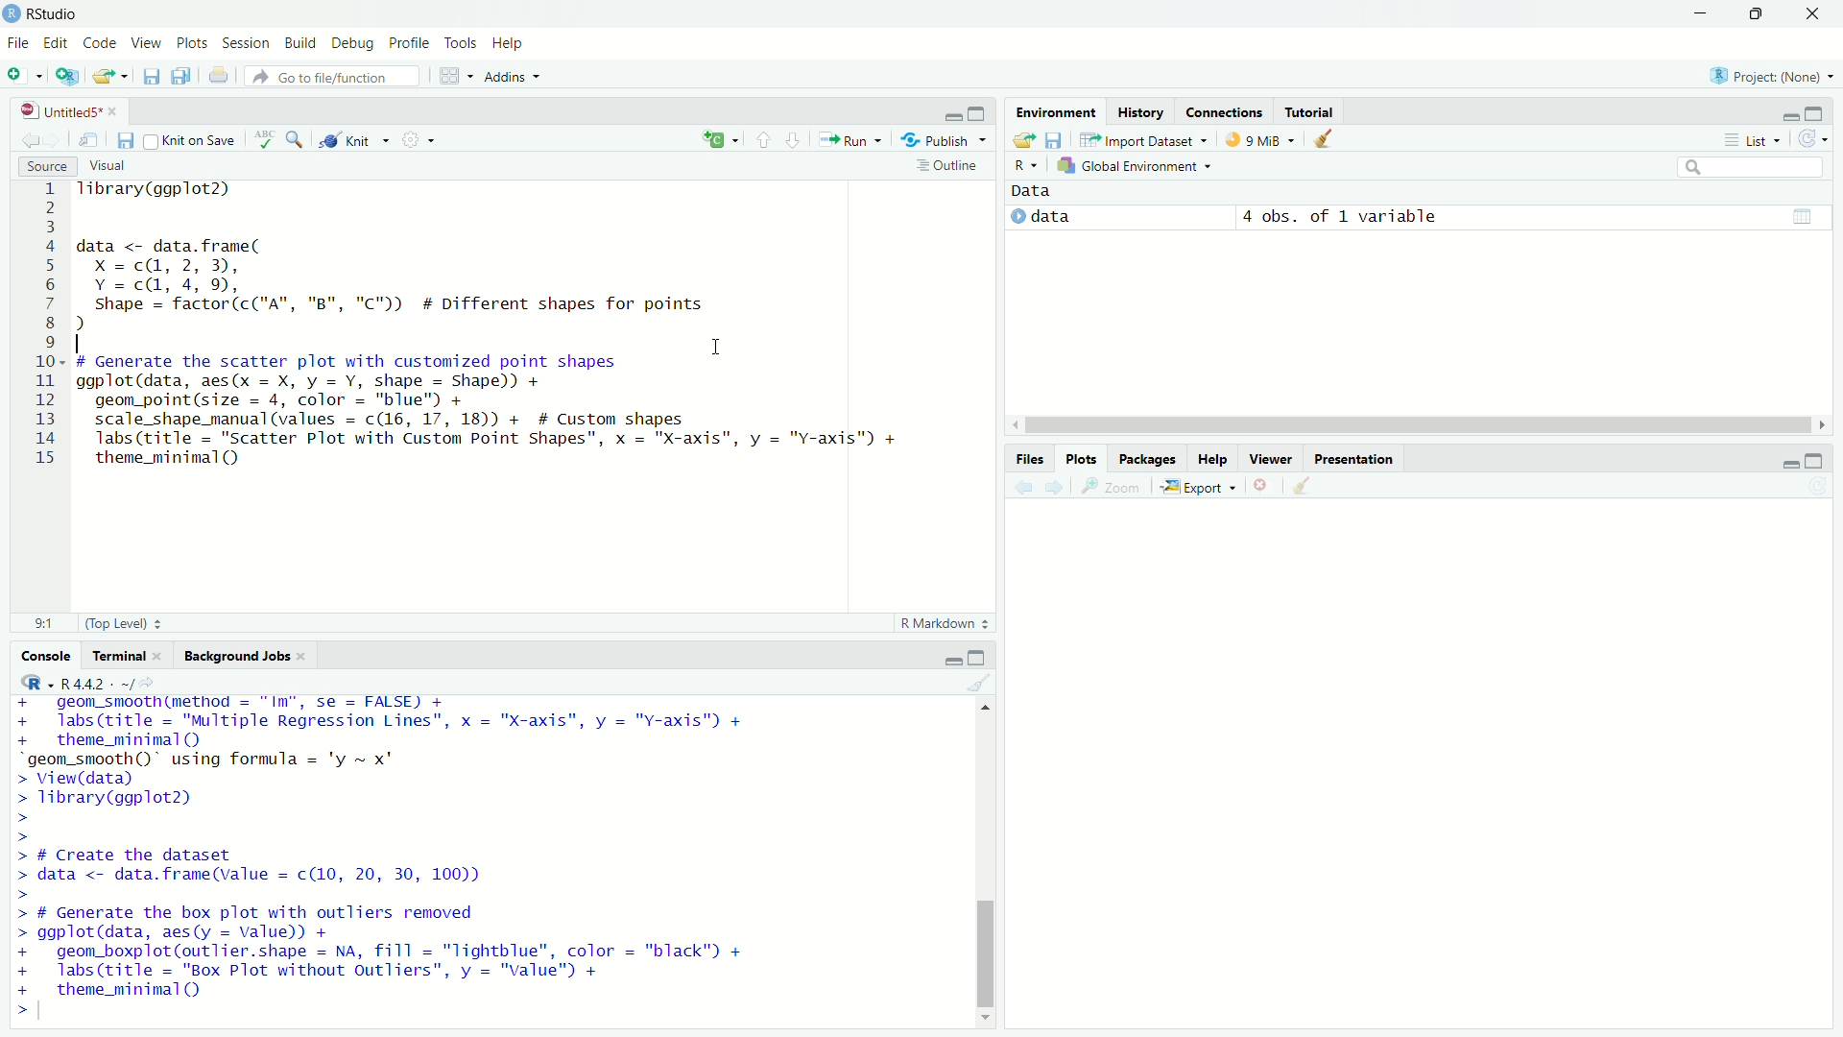 This screenshot has width=1843, height=1037. I want to click on Go forward to next source location, so click(52, 140).